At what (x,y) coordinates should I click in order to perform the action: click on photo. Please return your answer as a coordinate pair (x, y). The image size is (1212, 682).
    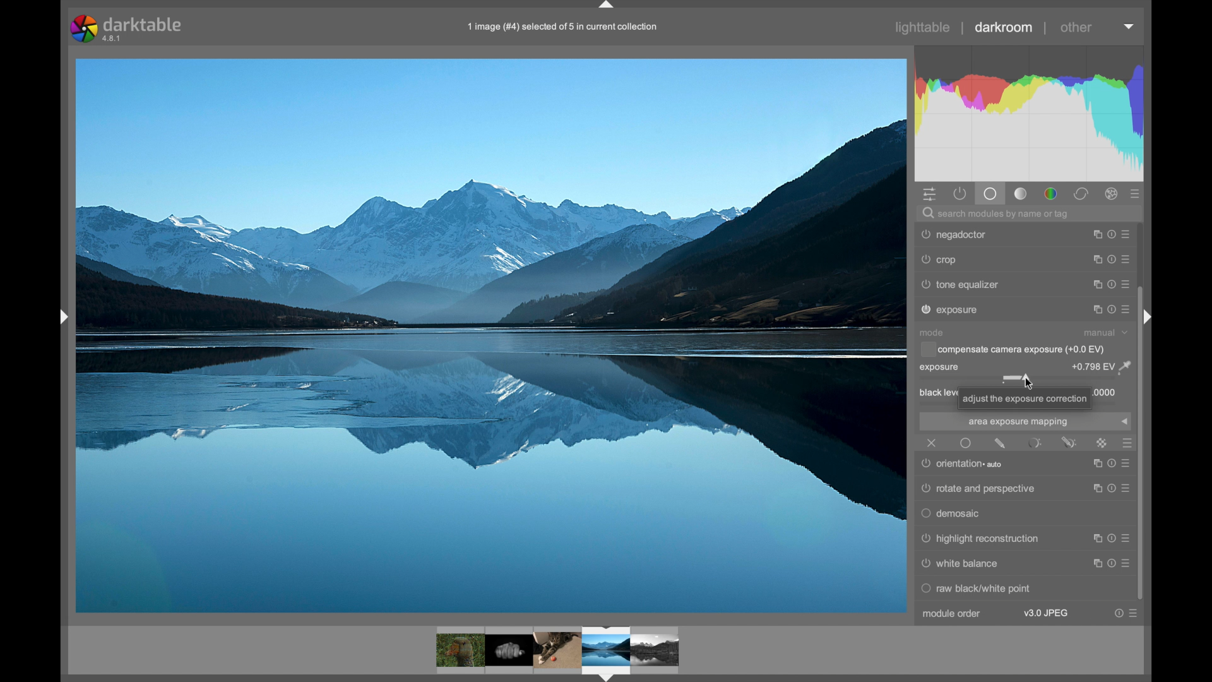
    Looking at the image, I should click on (491, 335).